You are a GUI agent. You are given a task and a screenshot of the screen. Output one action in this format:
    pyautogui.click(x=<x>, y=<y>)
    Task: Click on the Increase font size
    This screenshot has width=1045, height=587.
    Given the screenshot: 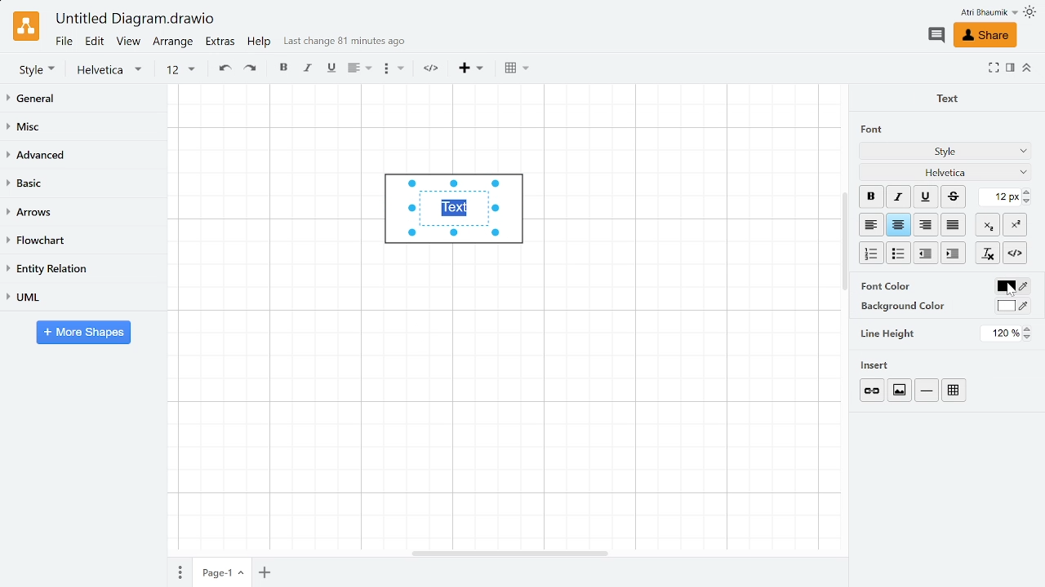 What is the action you would take?
    pyautogui.click(x=1028, y=192)
    